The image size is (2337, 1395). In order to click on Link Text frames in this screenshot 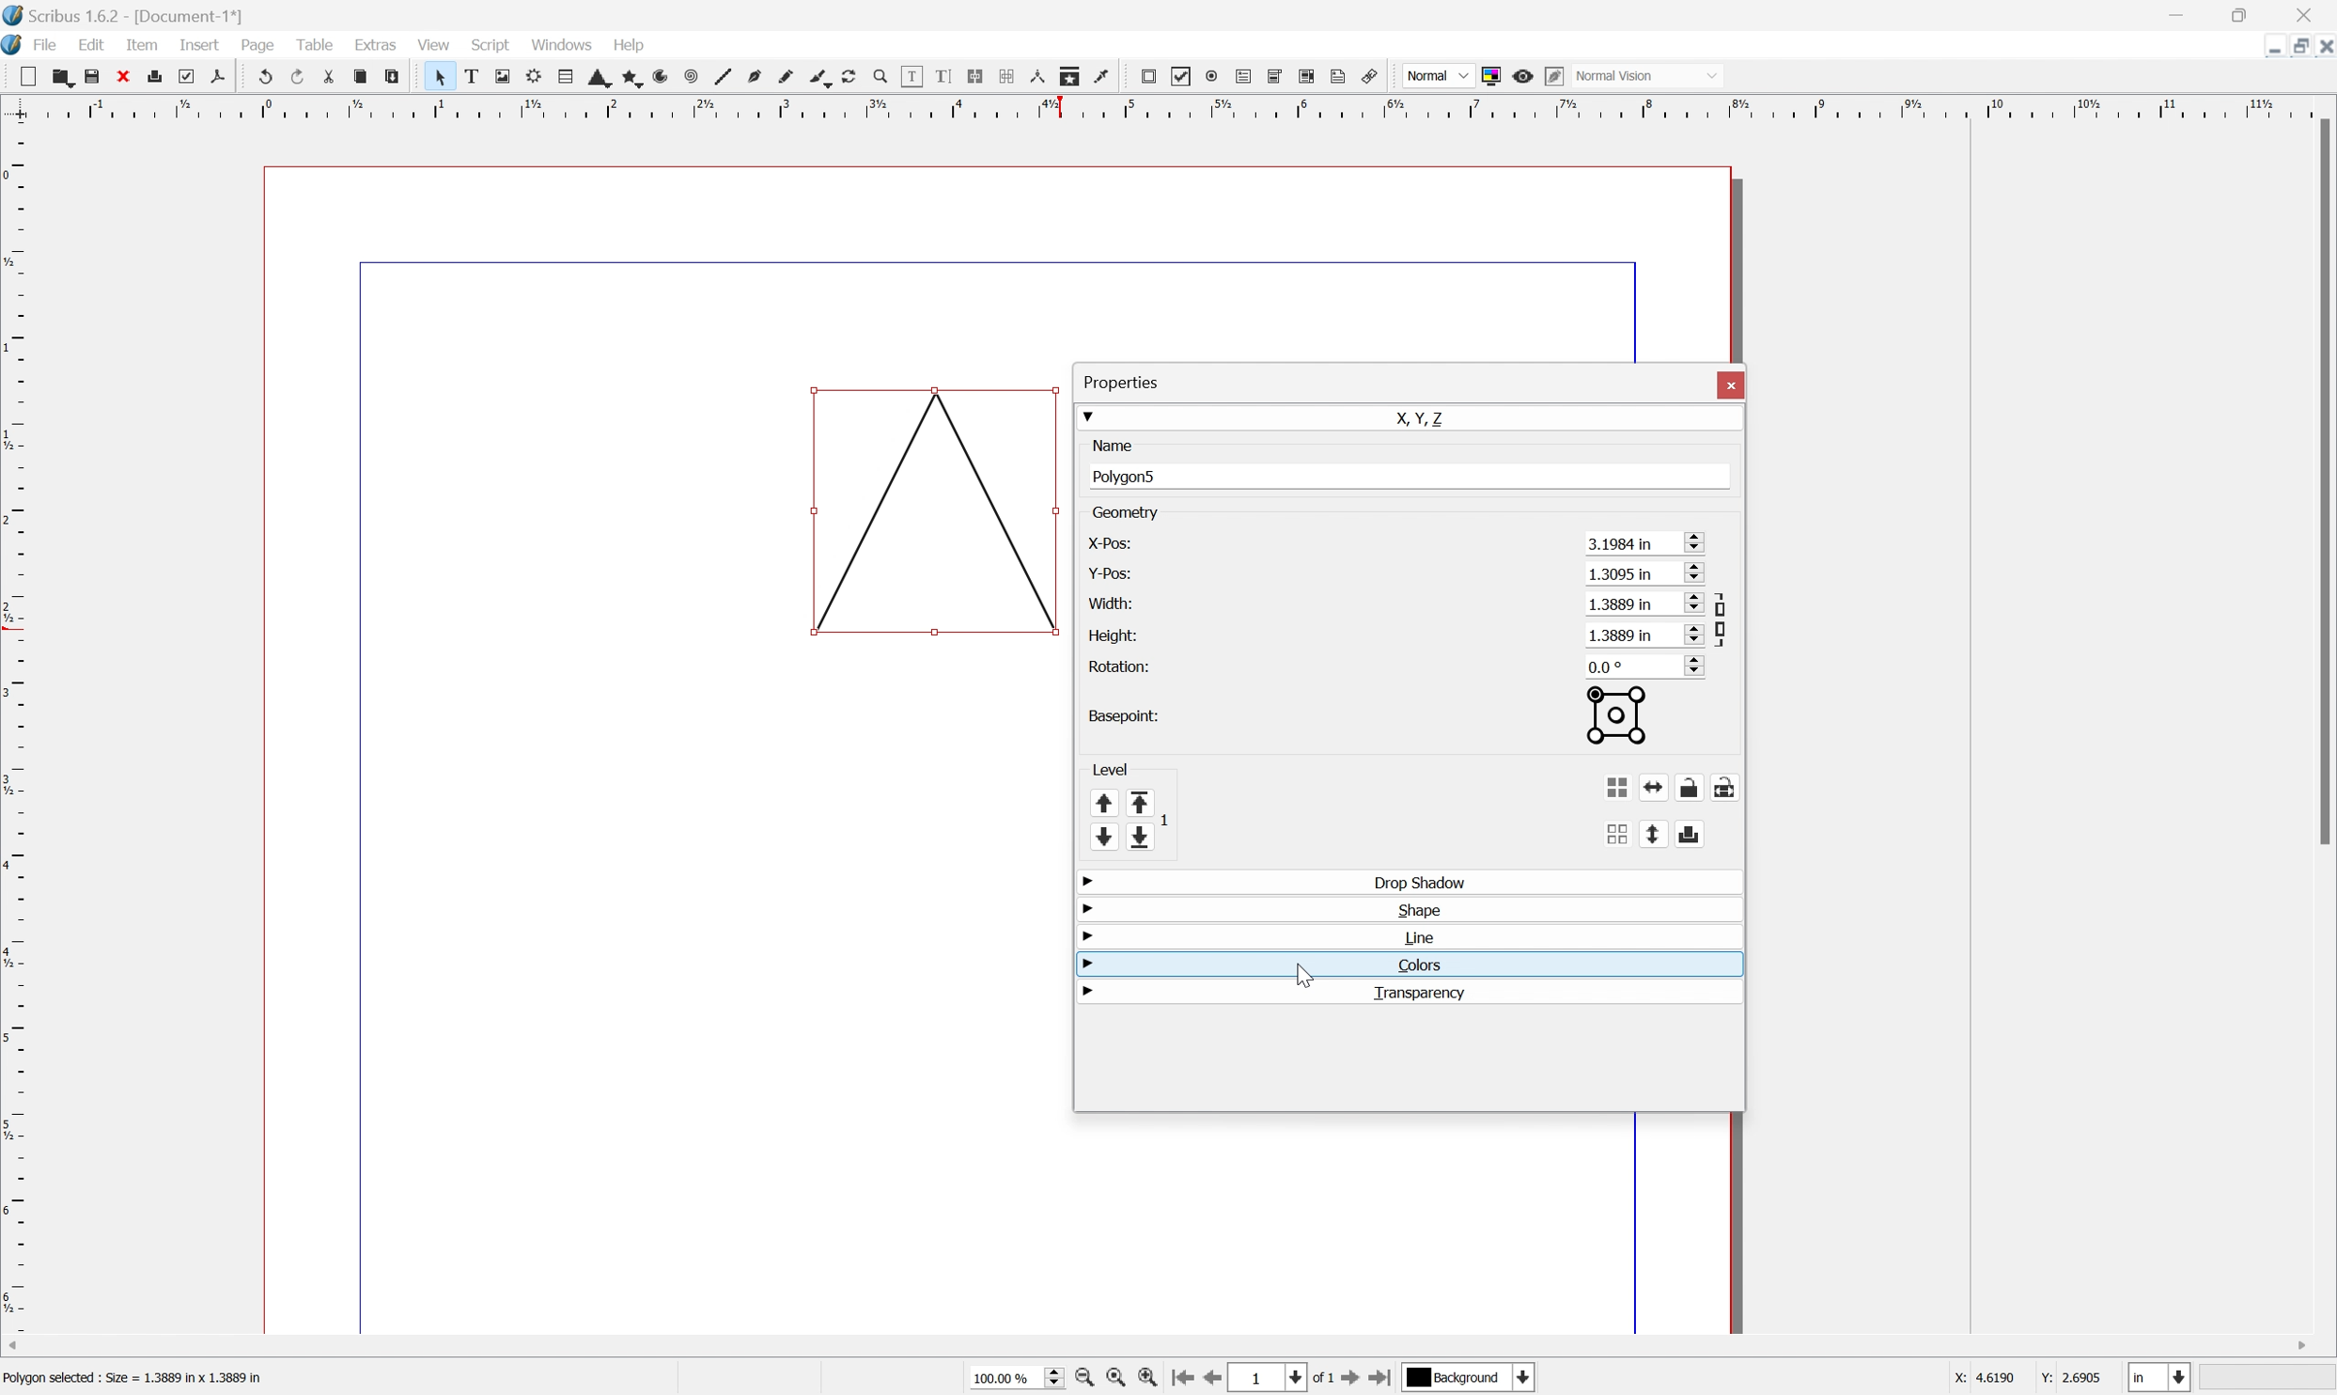, I will do `click(972, 76)`.